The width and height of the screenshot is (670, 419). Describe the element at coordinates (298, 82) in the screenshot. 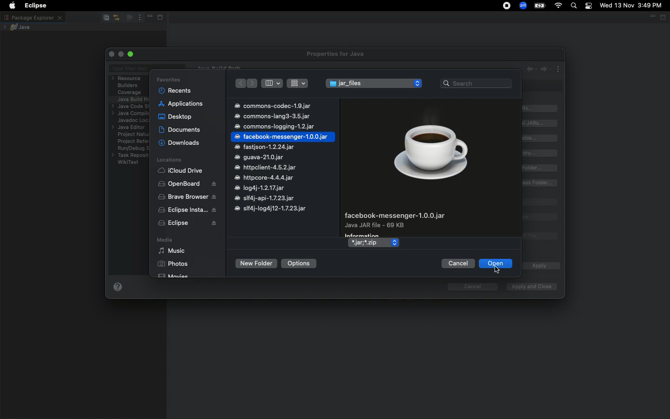

I see `view rows` at that location.